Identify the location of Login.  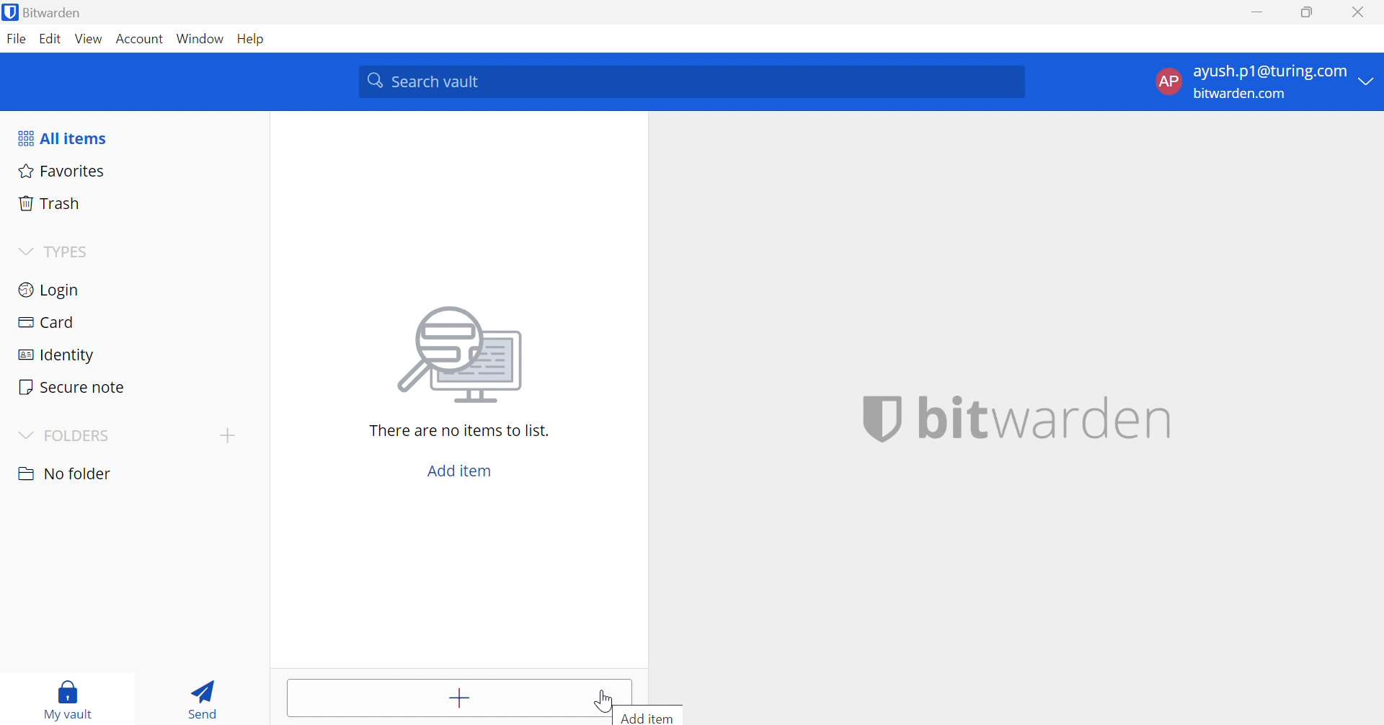
(130, 289).